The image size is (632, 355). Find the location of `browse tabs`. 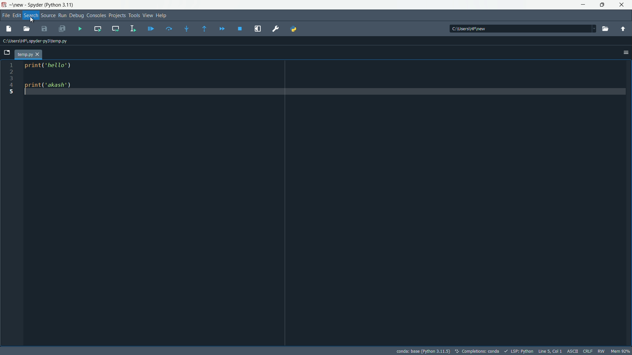

browse tabs is located at coordinates (7, 53).